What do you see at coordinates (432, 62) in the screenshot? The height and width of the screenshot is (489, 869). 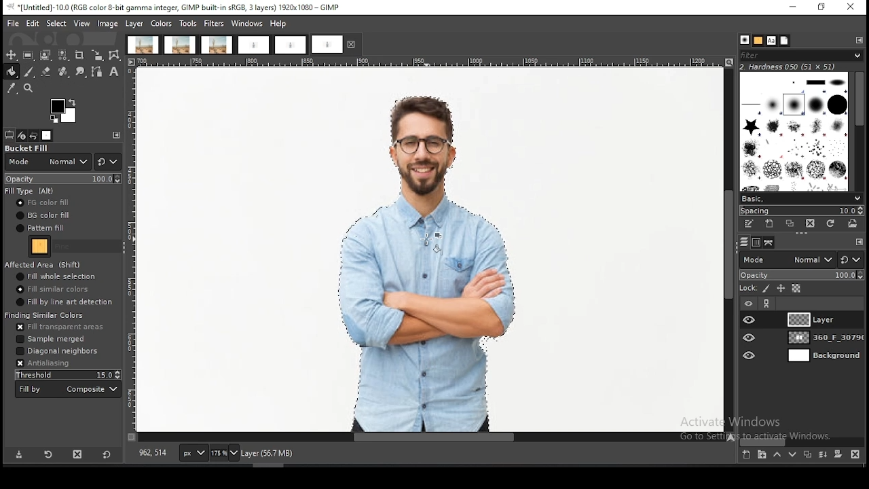 I see `scale` at bounding box center [432, 62].